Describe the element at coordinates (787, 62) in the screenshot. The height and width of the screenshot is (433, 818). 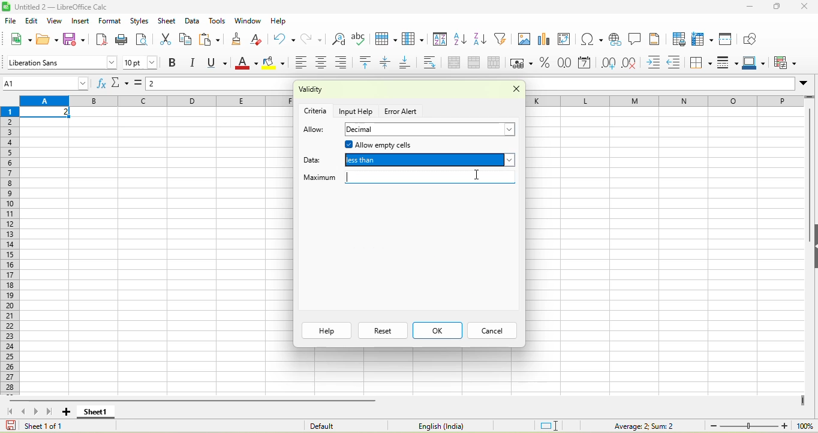
I see `conditional` at that location.